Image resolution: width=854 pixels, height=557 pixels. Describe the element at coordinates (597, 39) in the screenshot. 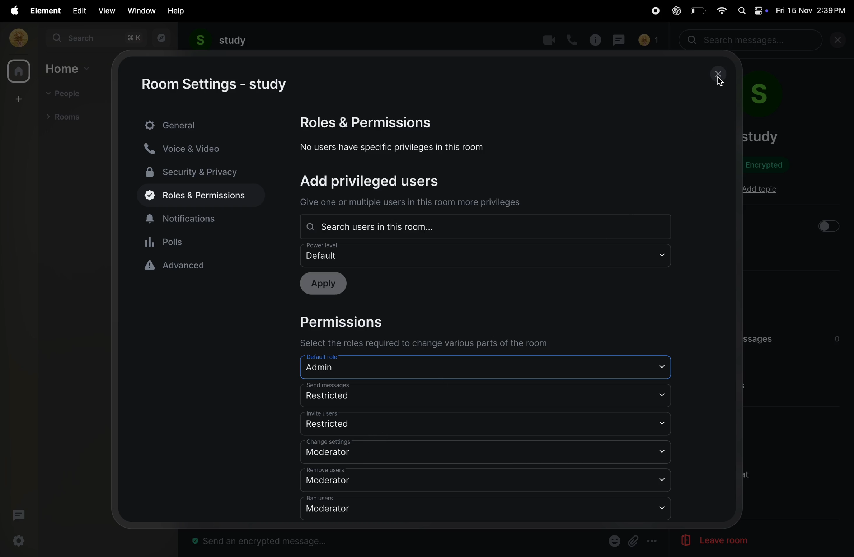

I see `info` at that location.